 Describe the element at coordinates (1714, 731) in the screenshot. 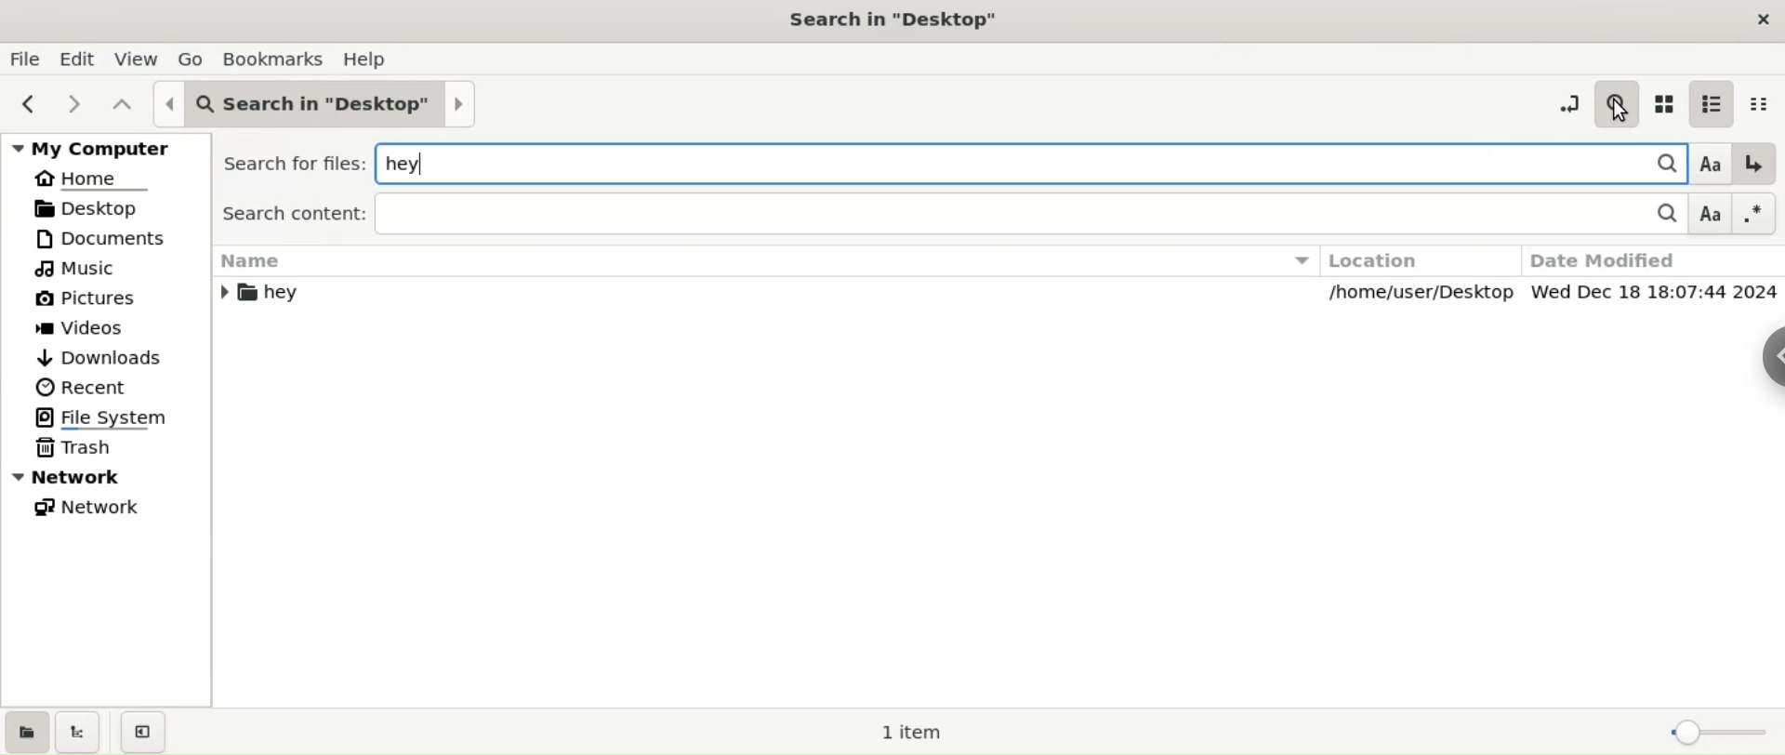

I see `zoom` at that location.